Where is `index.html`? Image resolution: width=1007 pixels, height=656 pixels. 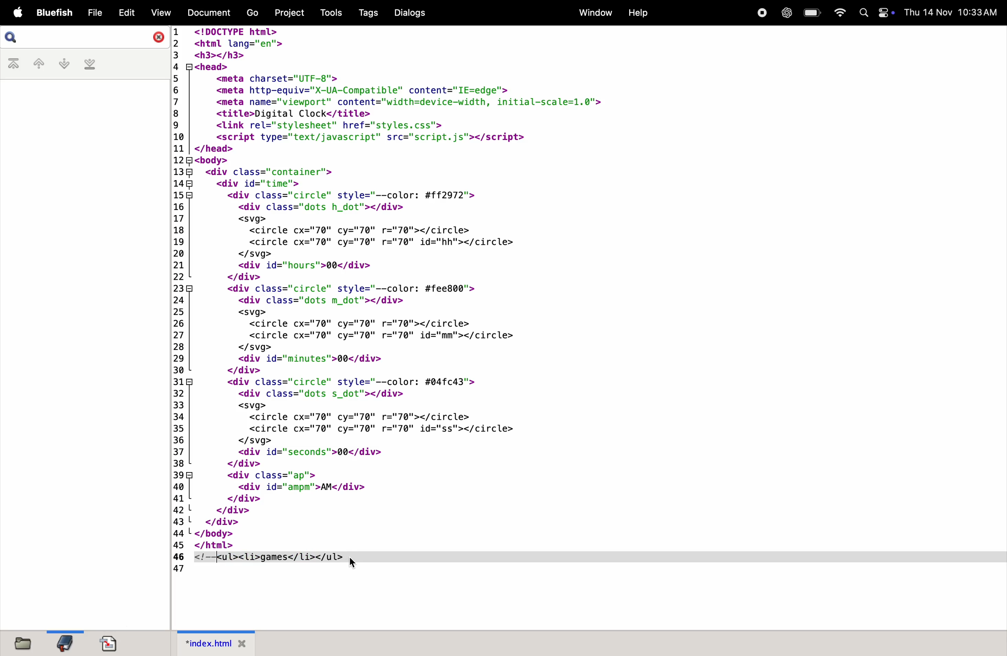
index.html is located at coordinates (215, 643).